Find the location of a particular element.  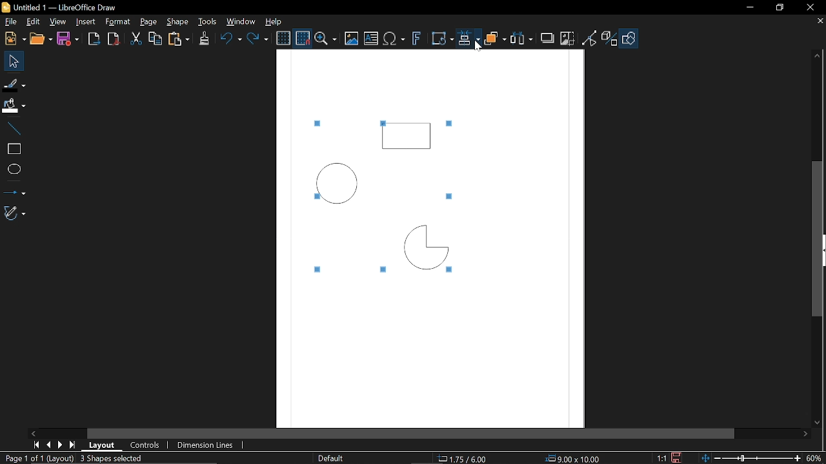

Tiny square marked around the selected objects is located at coordinates (379, 123).